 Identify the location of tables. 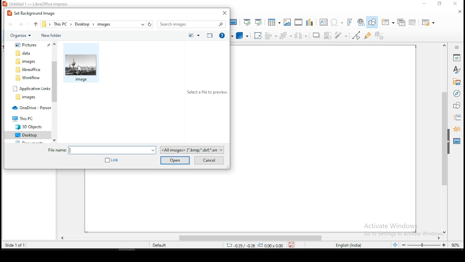
(274, 21).